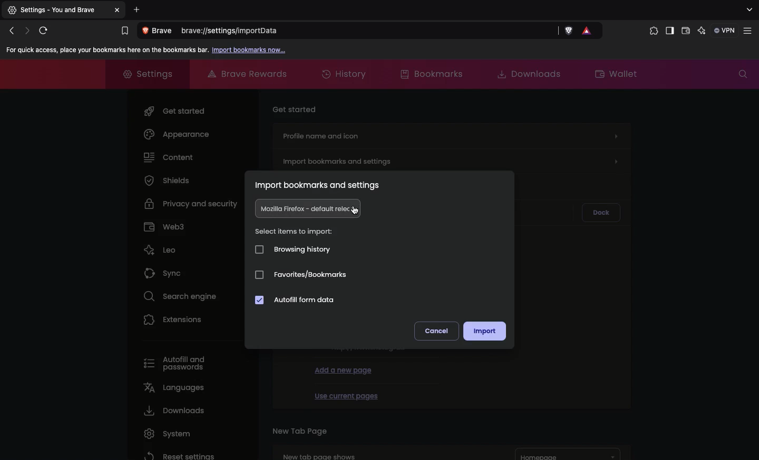 The image size is (759, 460). What do you see at coordinates (525, 73) in the screenshot?
I see `Downloads` at bounding box center [525, 73].